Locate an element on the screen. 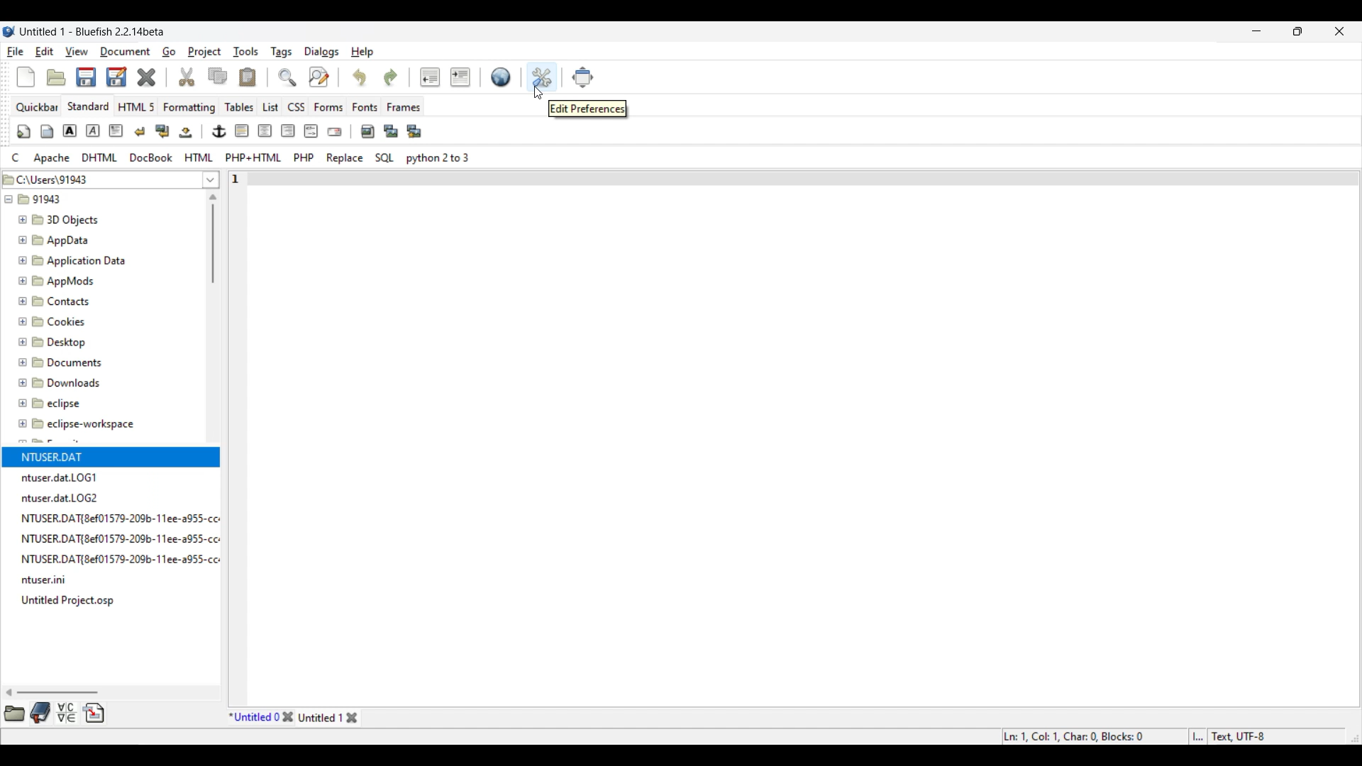 Image resolution: width=1362 pixels, height=766 pixels. Undo is located at coordinates (359, 77).